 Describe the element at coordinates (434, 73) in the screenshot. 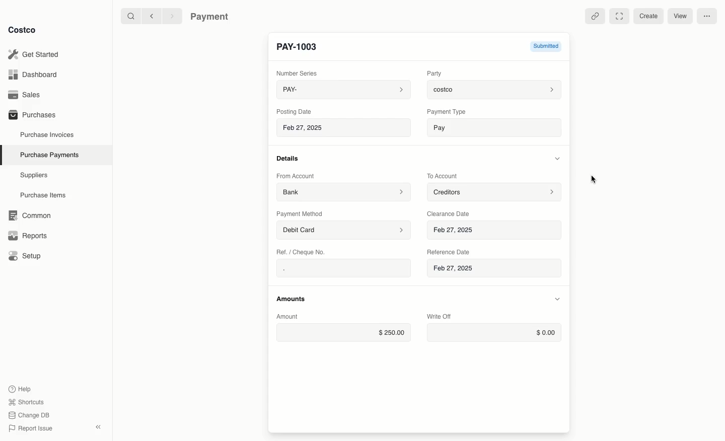

I see `Party` at that location.